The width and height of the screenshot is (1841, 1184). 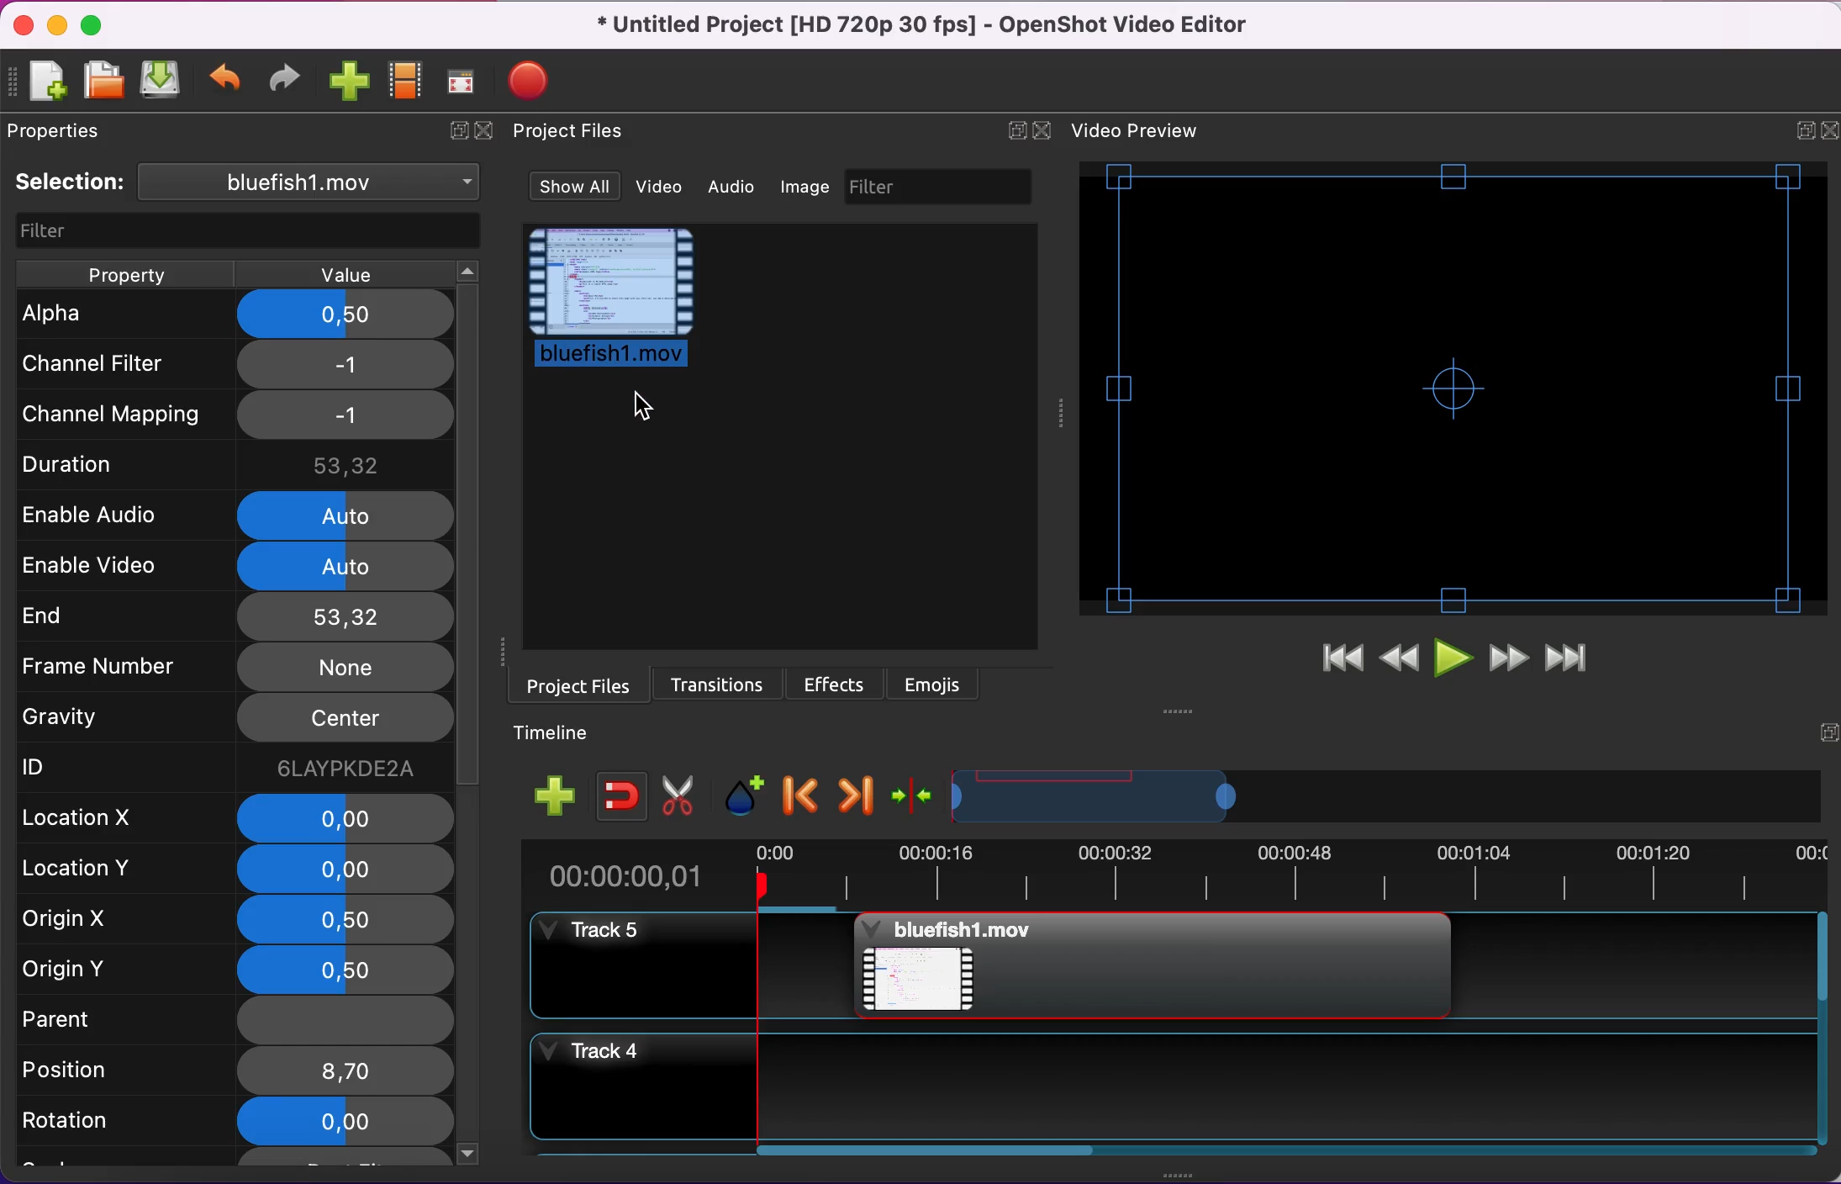 What do you see at coordinates (1829, 131) in the screenshot?
I see `close` at bounding box center [1829, 131].